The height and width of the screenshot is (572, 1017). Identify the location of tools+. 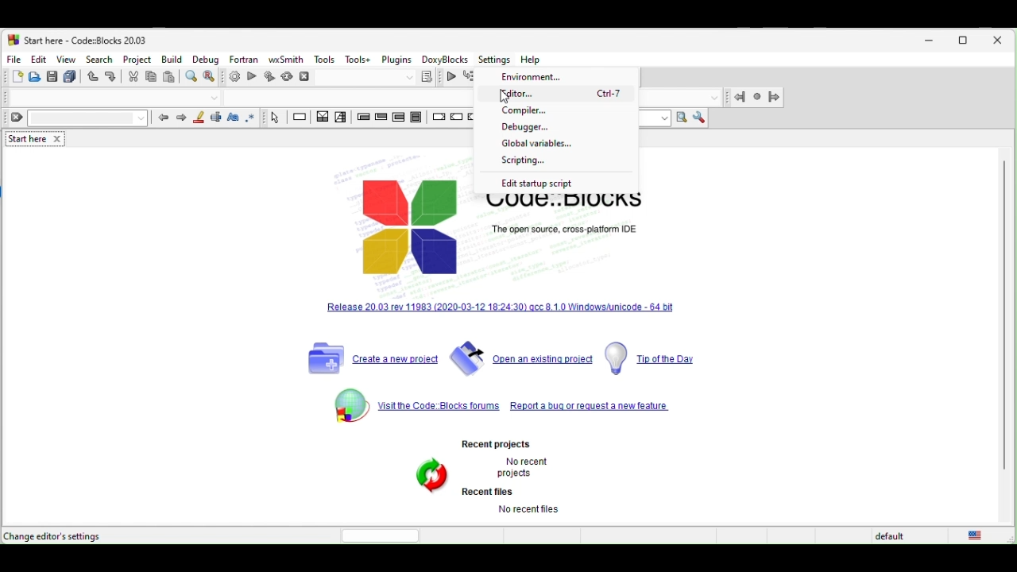
(359, 59).